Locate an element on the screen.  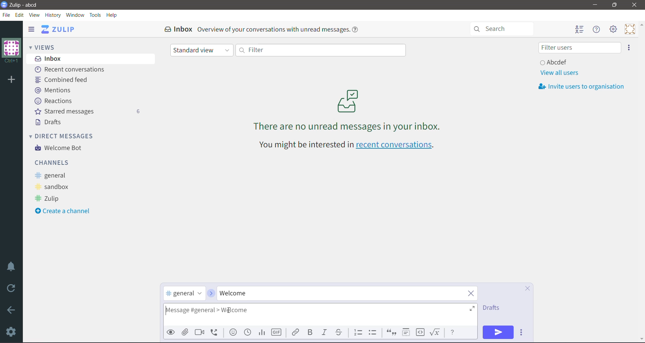
Add voice call is located at coordinates (216, 332).